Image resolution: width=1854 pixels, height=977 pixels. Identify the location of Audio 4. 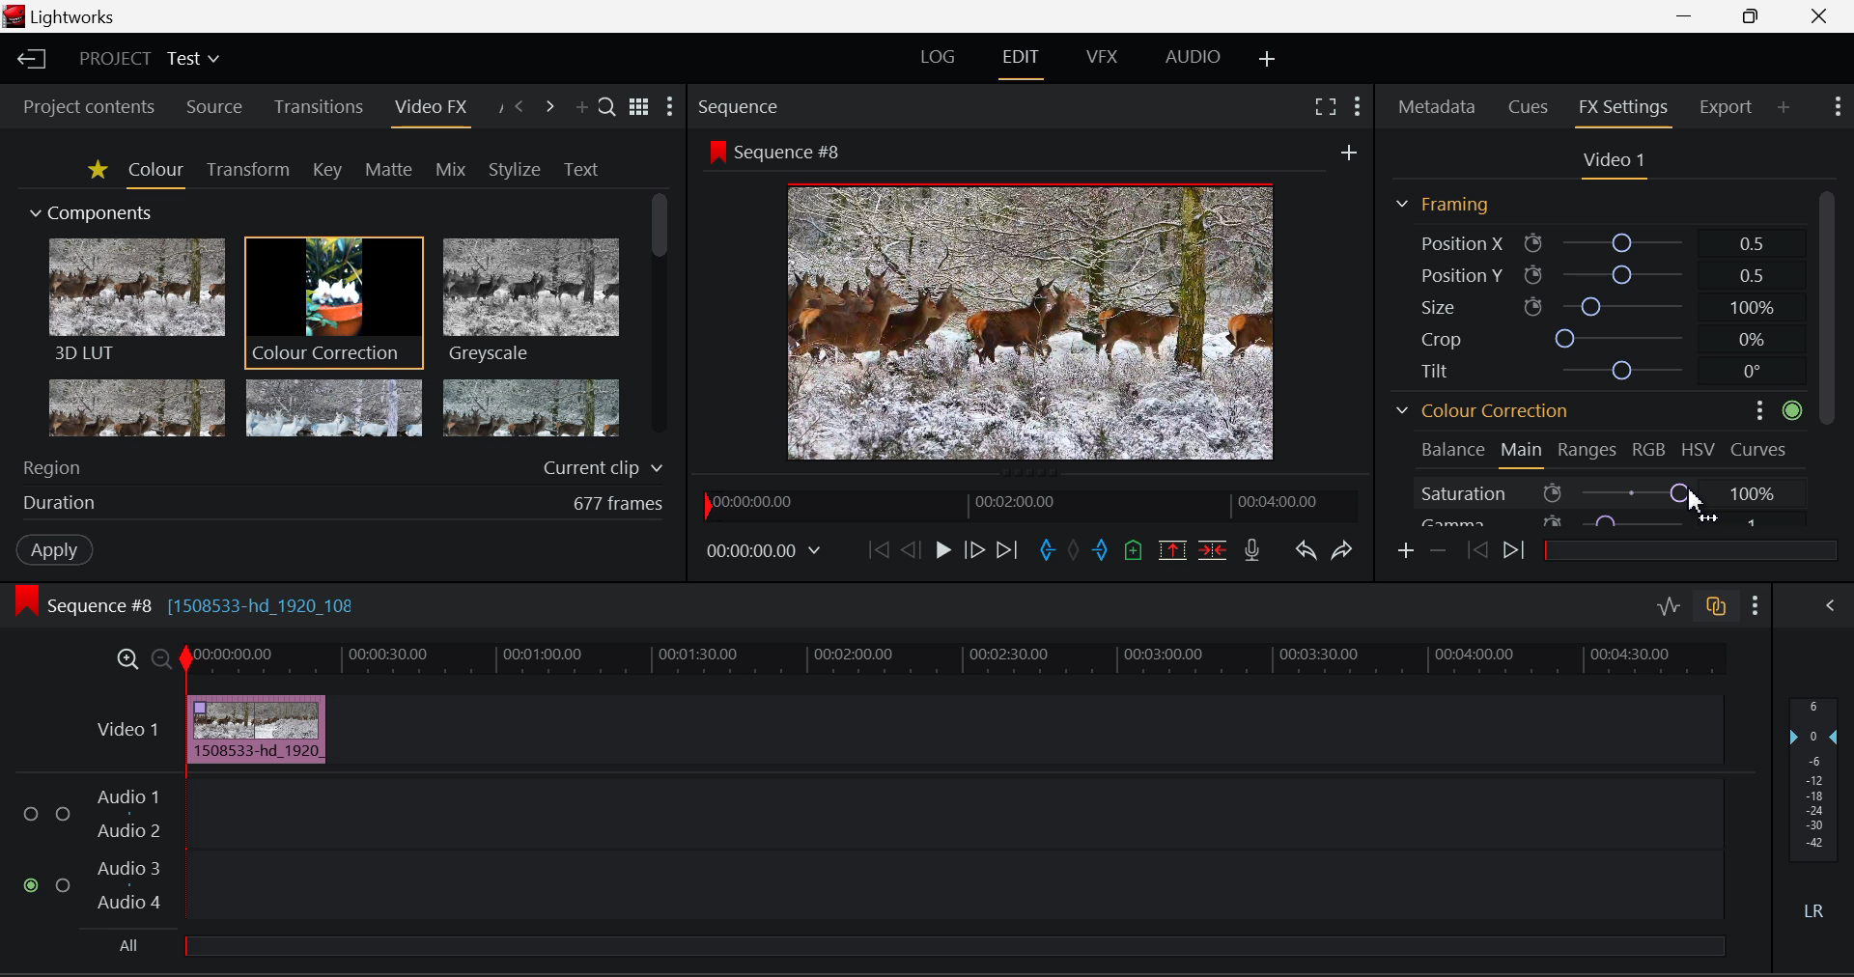
(131, 906).